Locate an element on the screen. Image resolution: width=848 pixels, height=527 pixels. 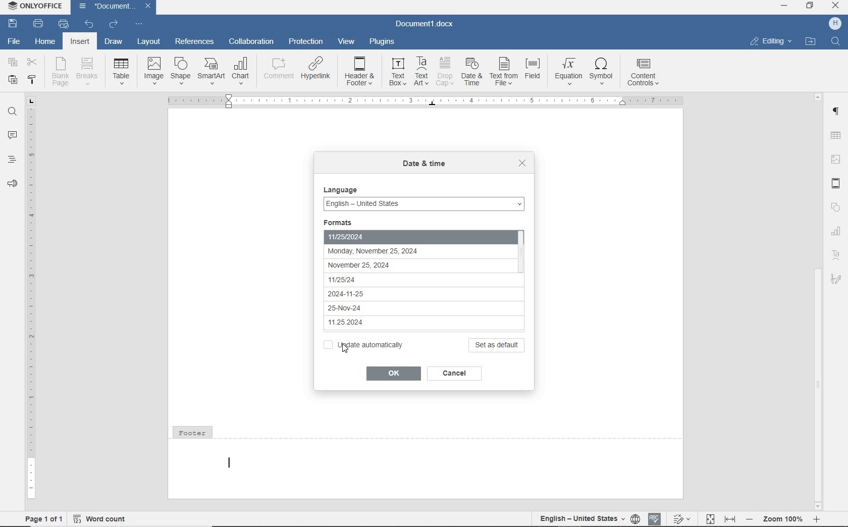
11.25.2024 is located at coordinates (389, 323).